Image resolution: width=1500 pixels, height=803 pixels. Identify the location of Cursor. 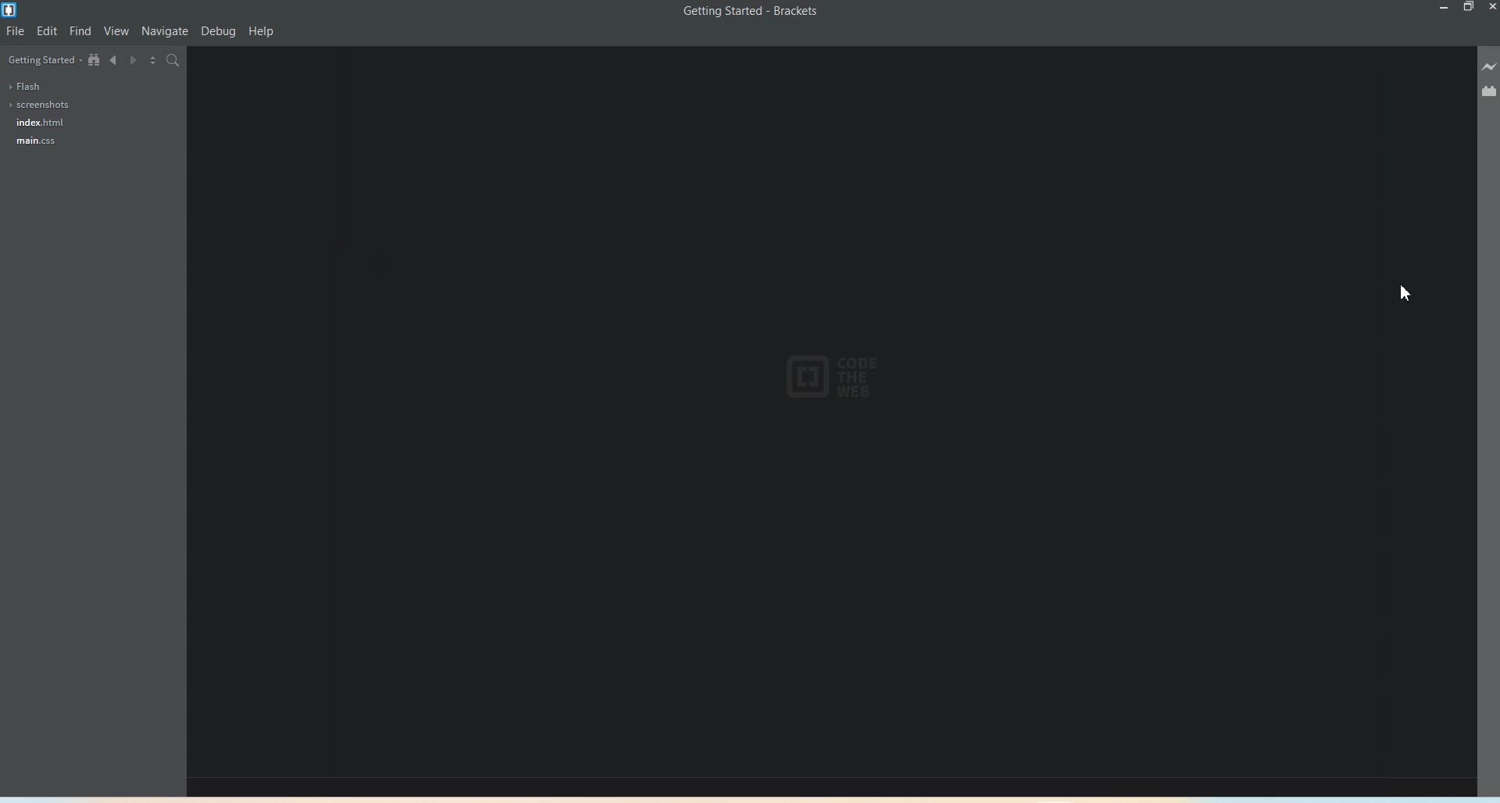
(1407, 294).